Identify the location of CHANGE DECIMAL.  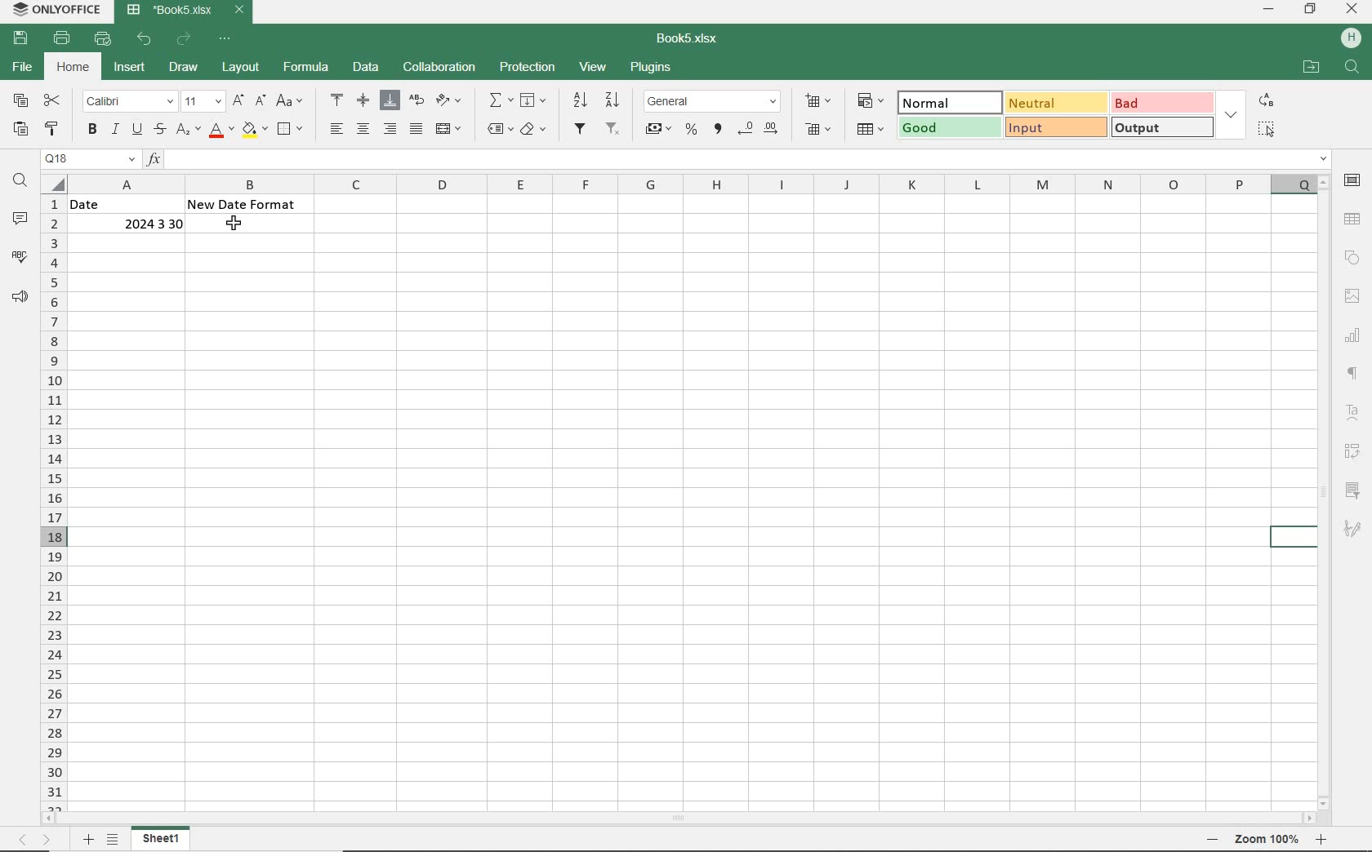
(761, 128).